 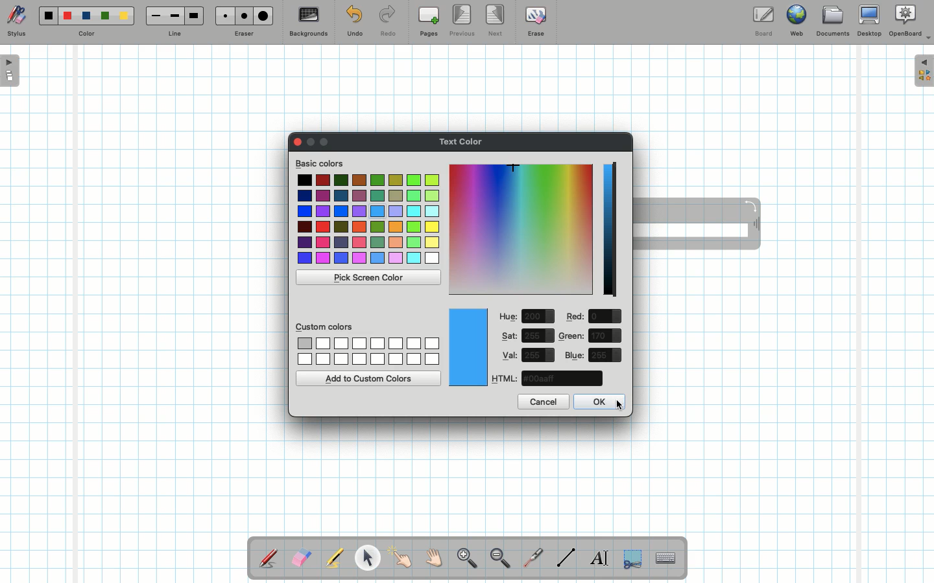 I want to click on Green, so click(x=105, y=17).